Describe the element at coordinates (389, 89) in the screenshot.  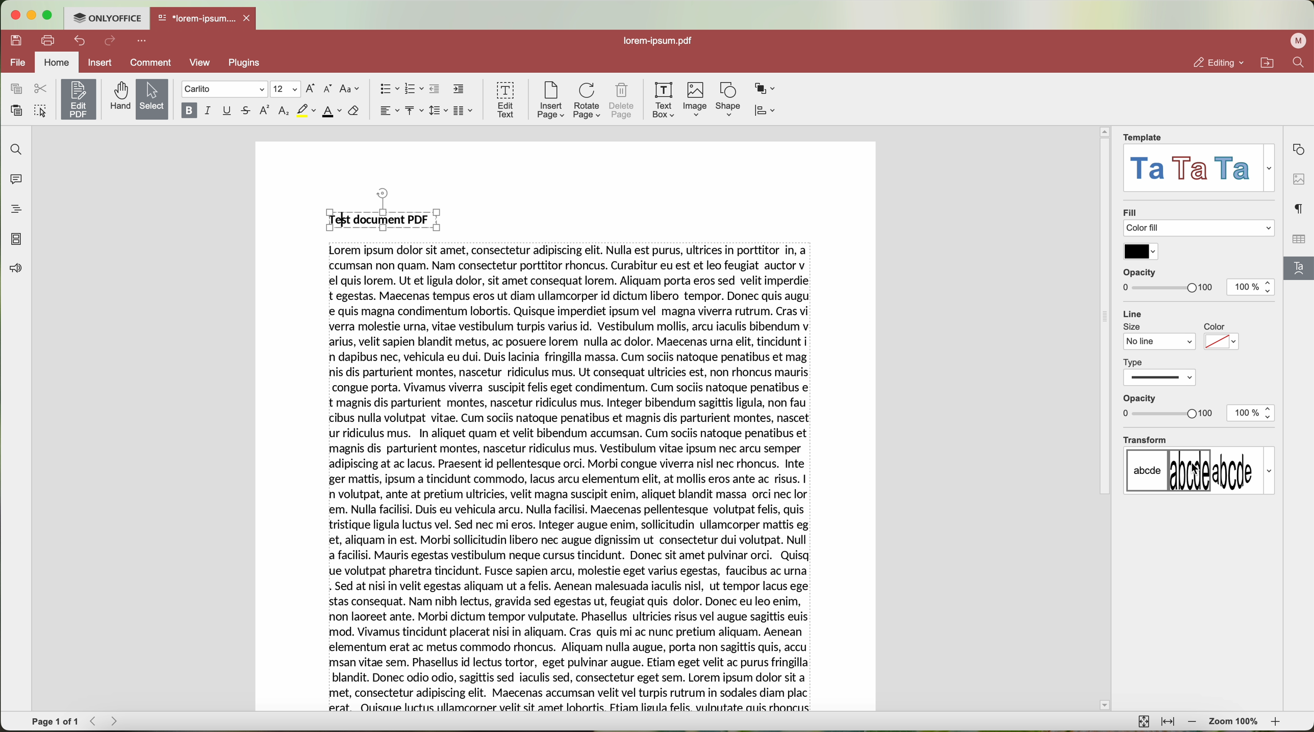
I see `bullets` at that location.